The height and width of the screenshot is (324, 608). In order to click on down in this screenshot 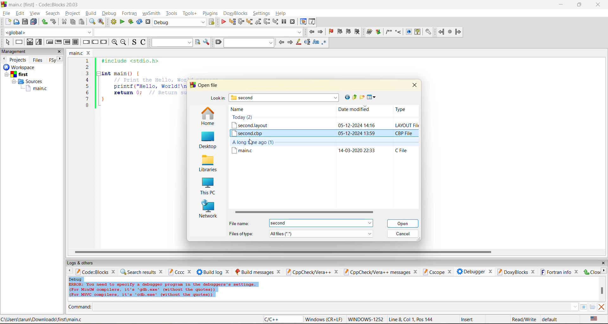, I will do `click(575, 307)`.